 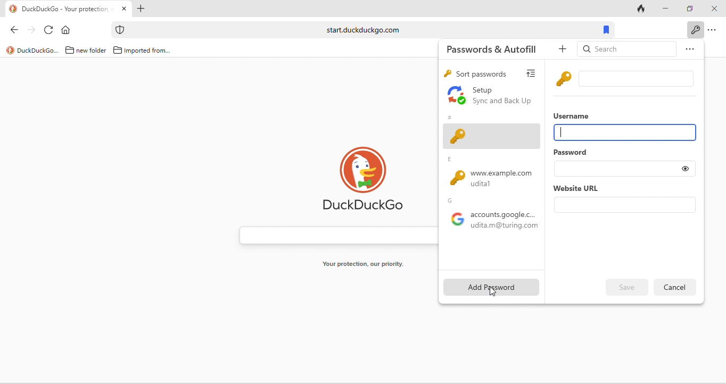 What do you see at coordinates (121, 30) in the screenshot?
I see `icon` at bounding box center [121, 30].